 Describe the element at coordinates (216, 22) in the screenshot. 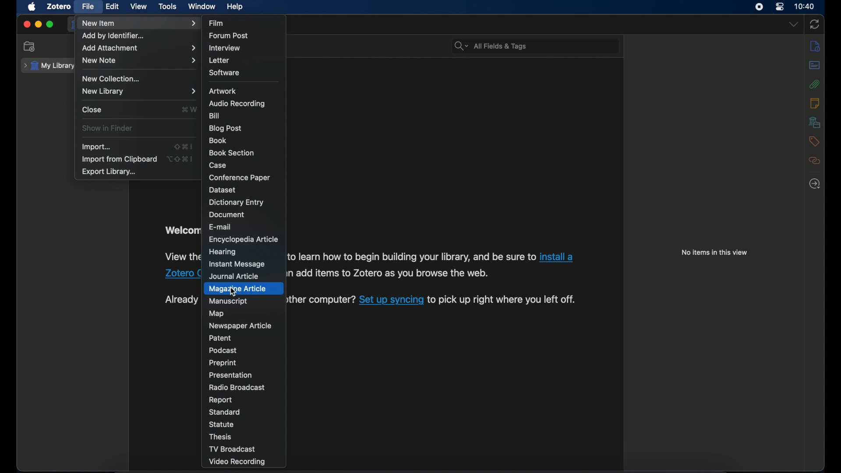

I see `film` at that location.